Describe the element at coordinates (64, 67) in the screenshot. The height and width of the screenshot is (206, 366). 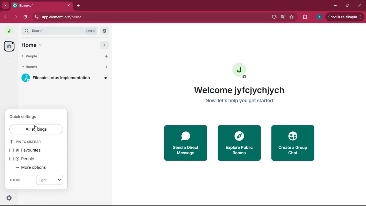
I see `rooms` at that location.